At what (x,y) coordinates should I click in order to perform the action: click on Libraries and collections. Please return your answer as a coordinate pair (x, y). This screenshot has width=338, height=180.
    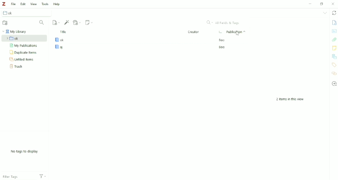
    Looking at the image, I should click on (334, 56).